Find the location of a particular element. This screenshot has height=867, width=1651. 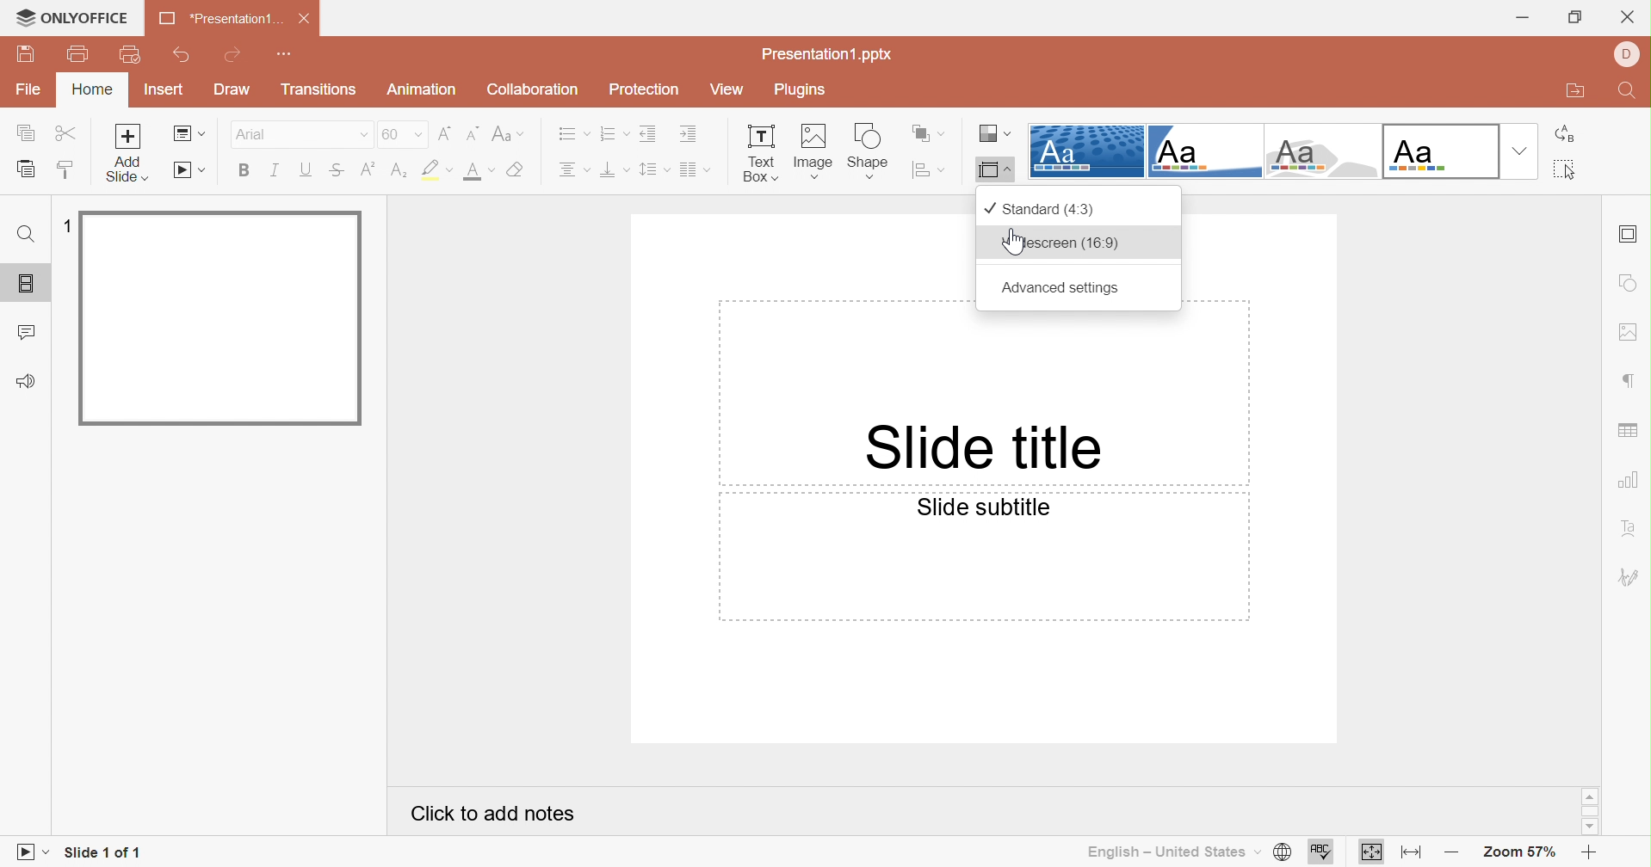

Standard (4:3) is located at coordinates (1039, 208).